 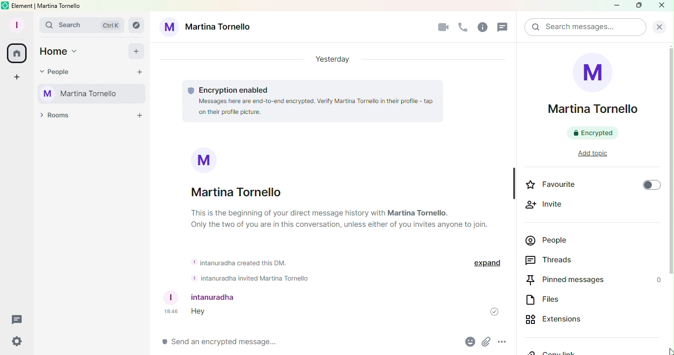 I want to click on Home , so click(x=61, y=52).